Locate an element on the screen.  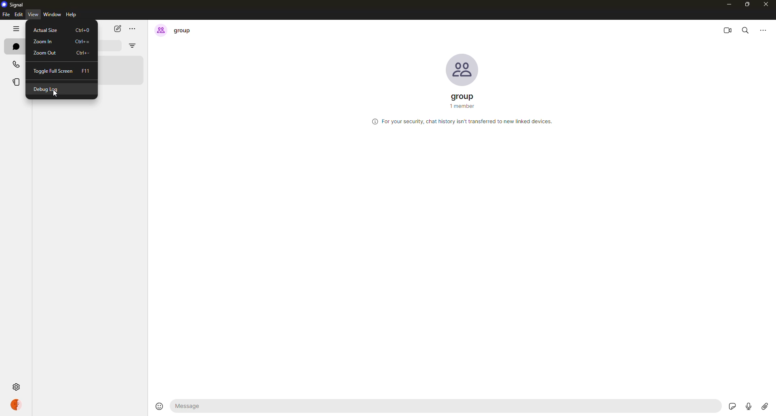
toggle full screen is located at coordinates (52, 71).